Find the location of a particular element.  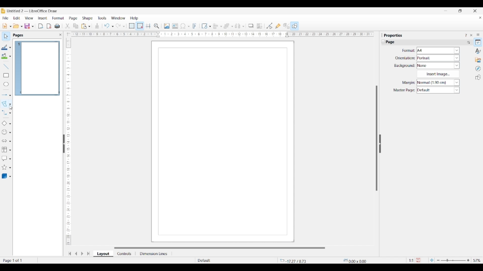

Styles is located at coordinates (478, 51).